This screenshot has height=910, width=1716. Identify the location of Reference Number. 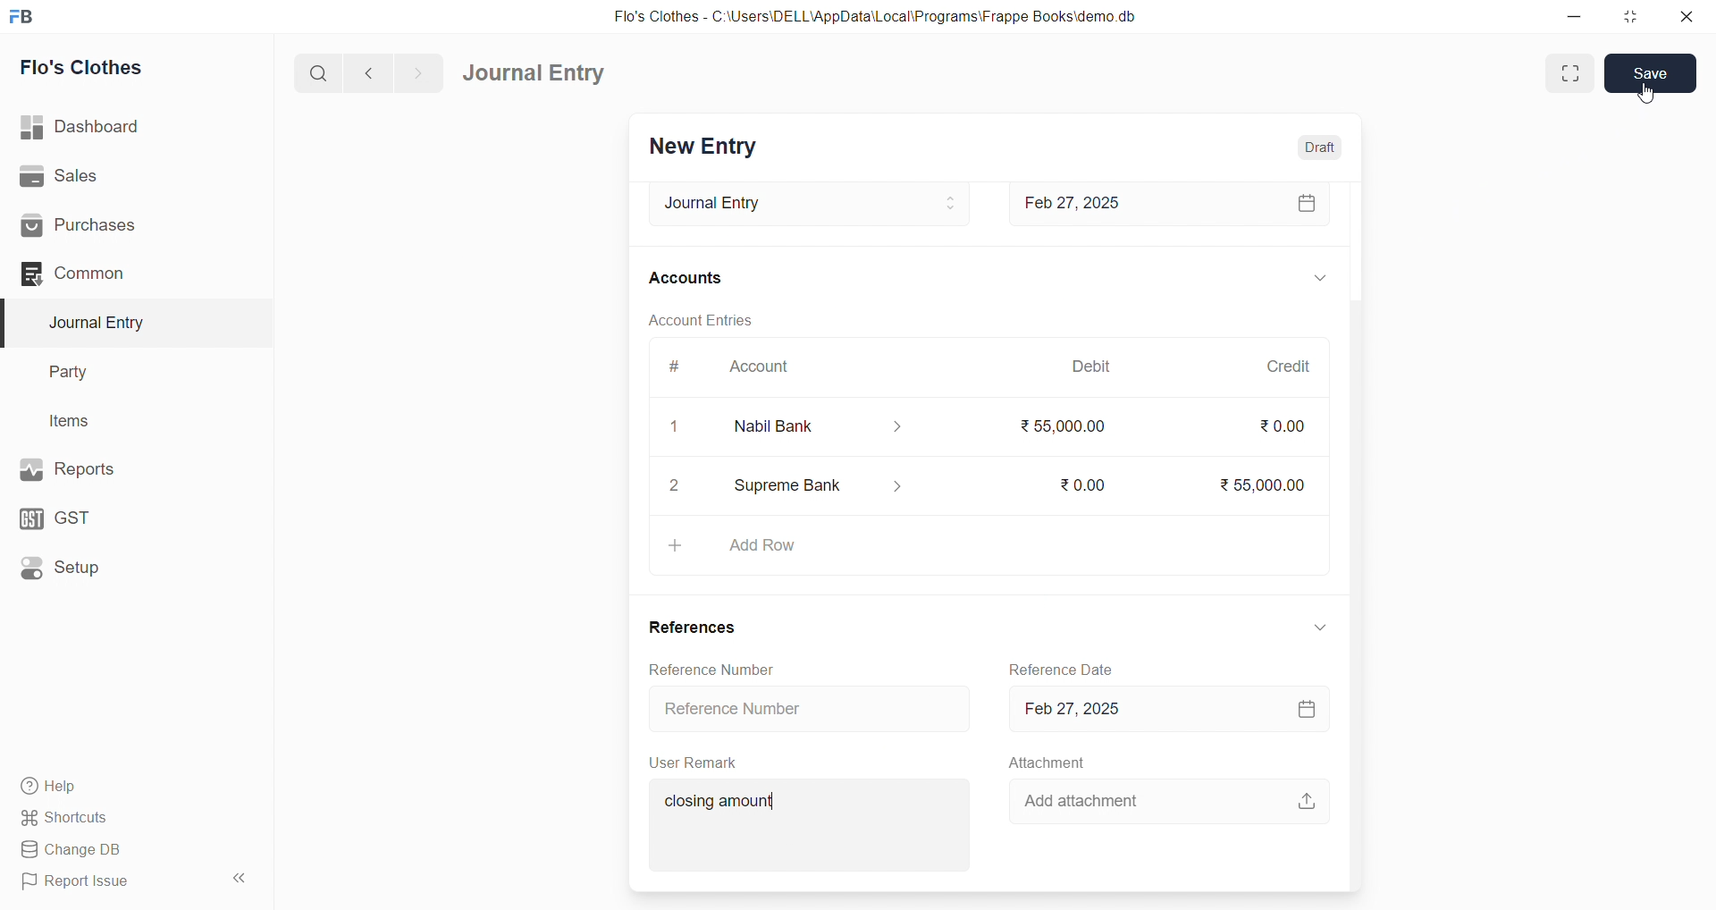
(711, 669).